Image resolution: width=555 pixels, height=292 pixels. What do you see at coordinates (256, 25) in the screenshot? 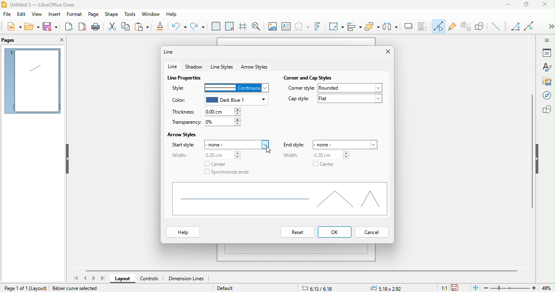
I see `zoom and pan` at bounding box center [256, 25].